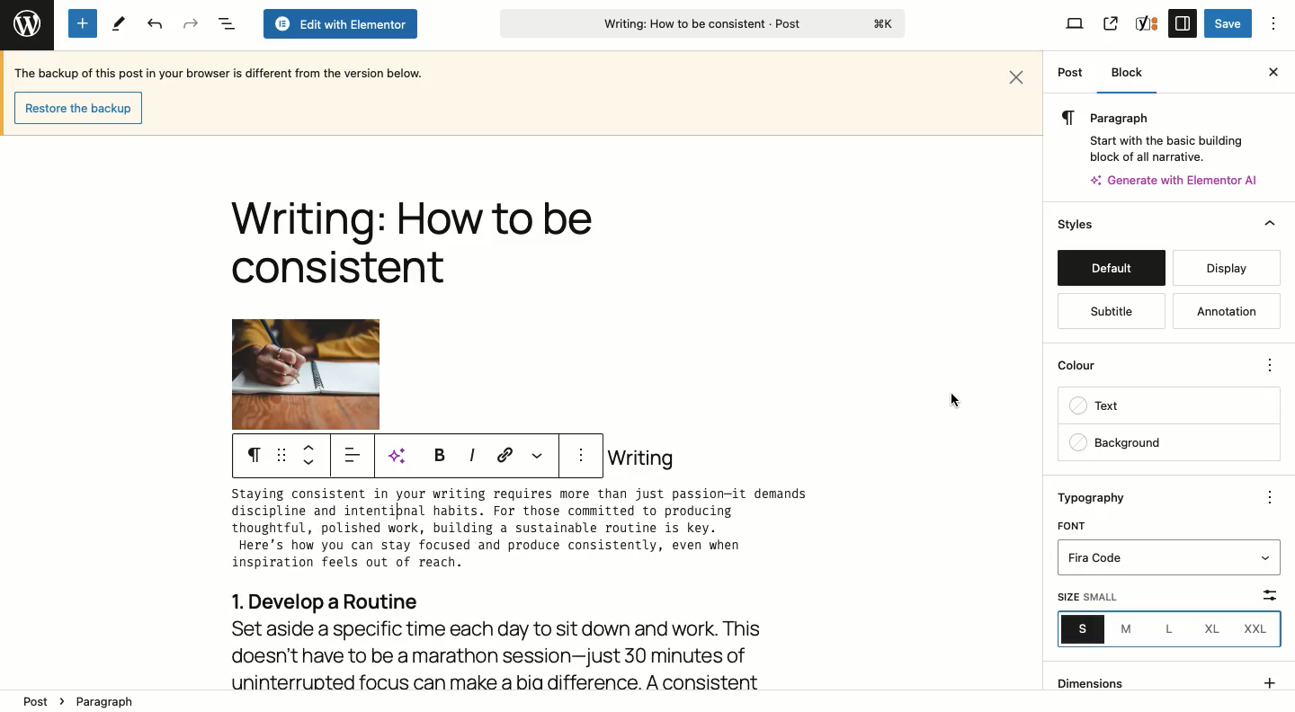 This screenshot has height=712, width=1295. Describe the element at coordinates (1264, 226) in the screenshot. I see `Close` at that location.